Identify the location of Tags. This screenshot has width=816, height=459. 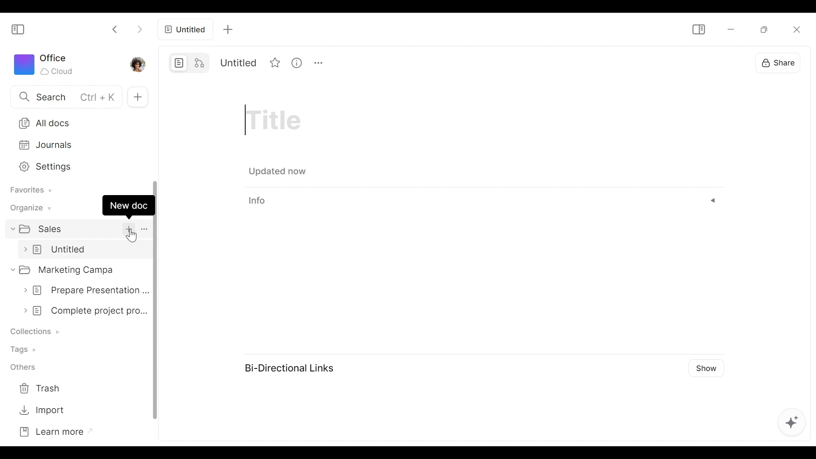
(27, 347).